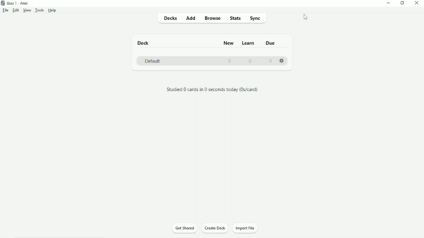 The width and height of the screenshot is (424, 238). What do you see at coordinates (283, 60) in the screenshot?
I see `Settings` at bounding box center [283, 60].